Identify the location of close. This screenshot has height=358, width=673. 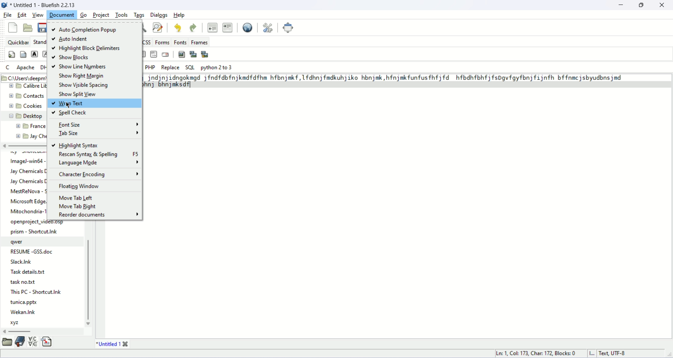
(128, 342).